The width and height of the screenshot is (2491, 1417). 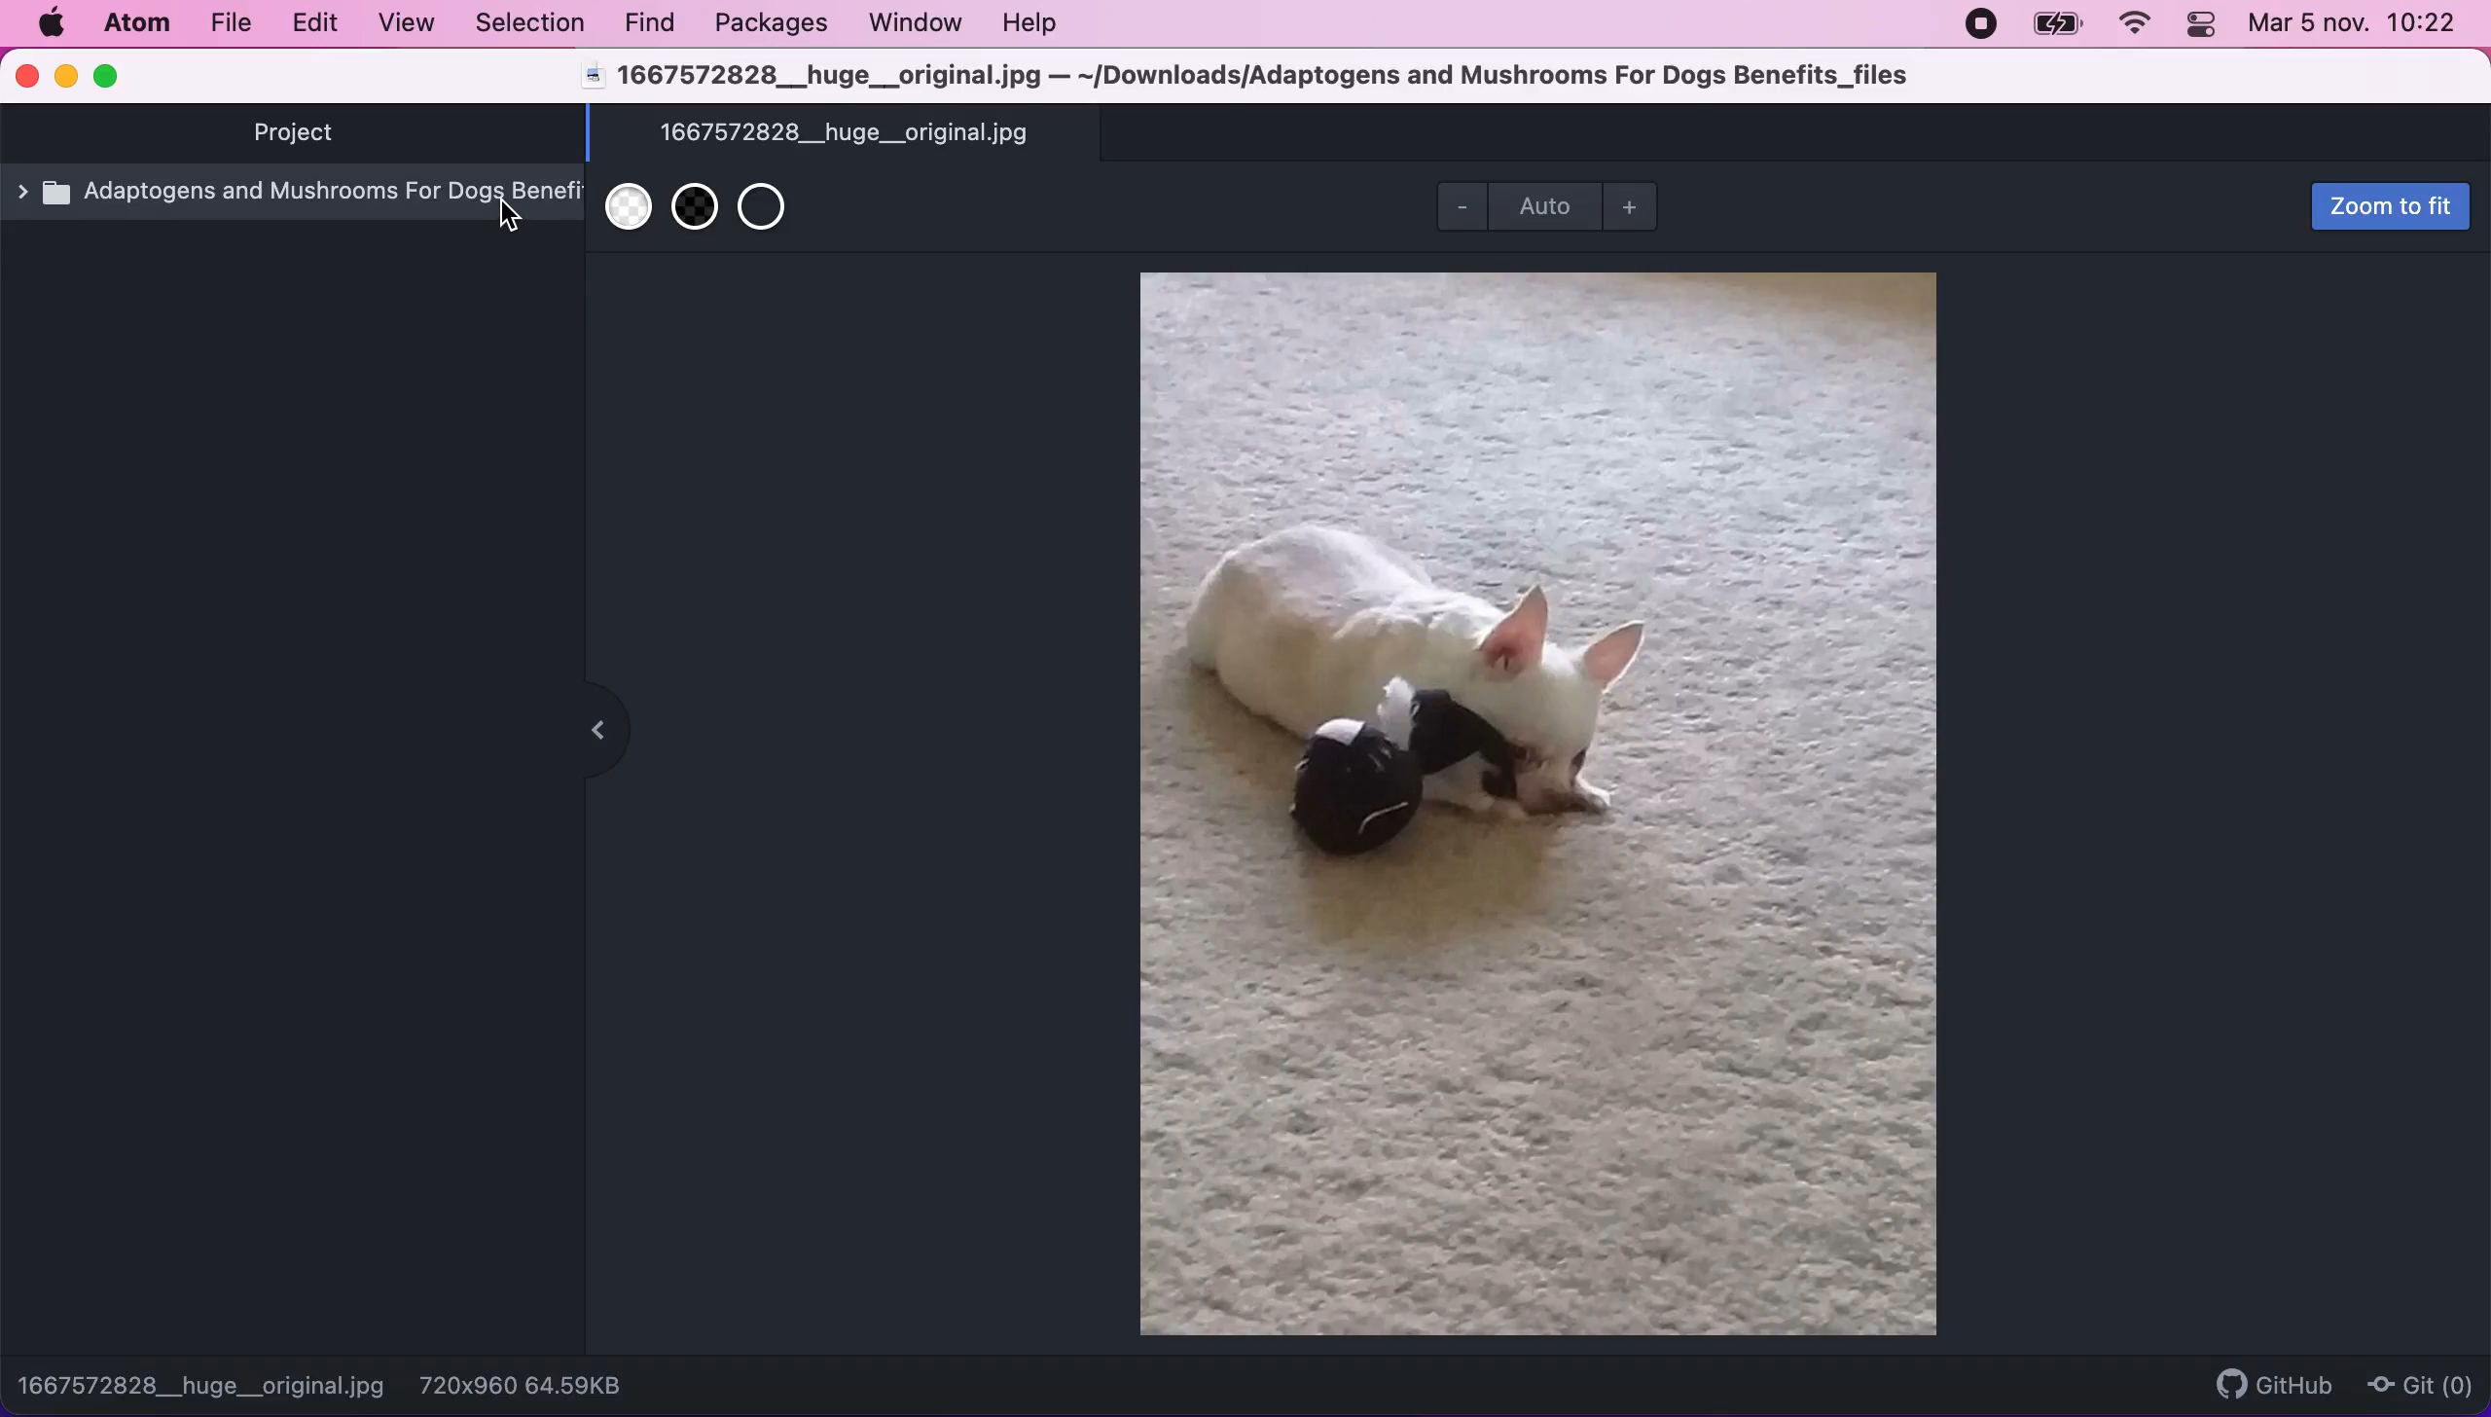 What do you see at coordinates (28, 77) in the screenshot?
I see `close` at bounding box center [28, 77].